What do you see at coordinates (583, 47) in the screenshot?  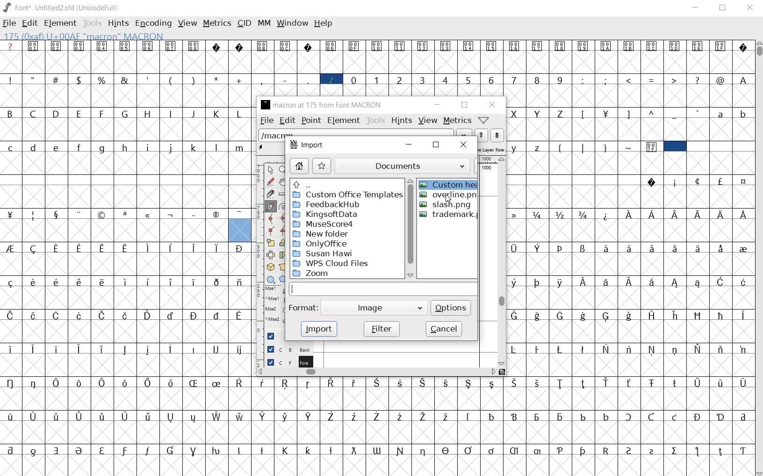 I see `Symbol` at bounding box center [583, 47].